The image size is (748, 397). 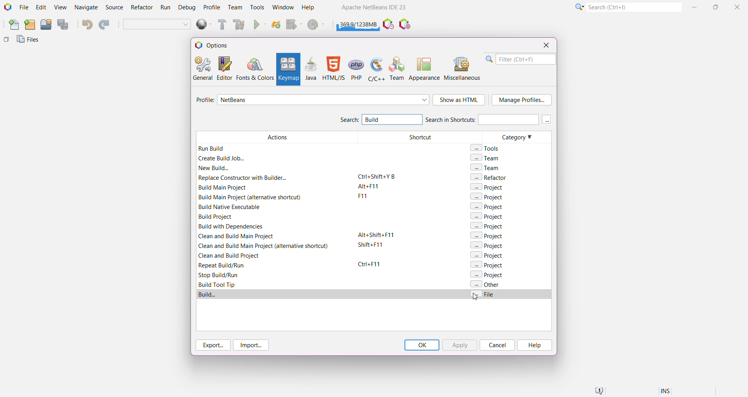 What do you see at coordinates (204, 25) in the screenshot?
I see `` at bounding box center [204, 25].